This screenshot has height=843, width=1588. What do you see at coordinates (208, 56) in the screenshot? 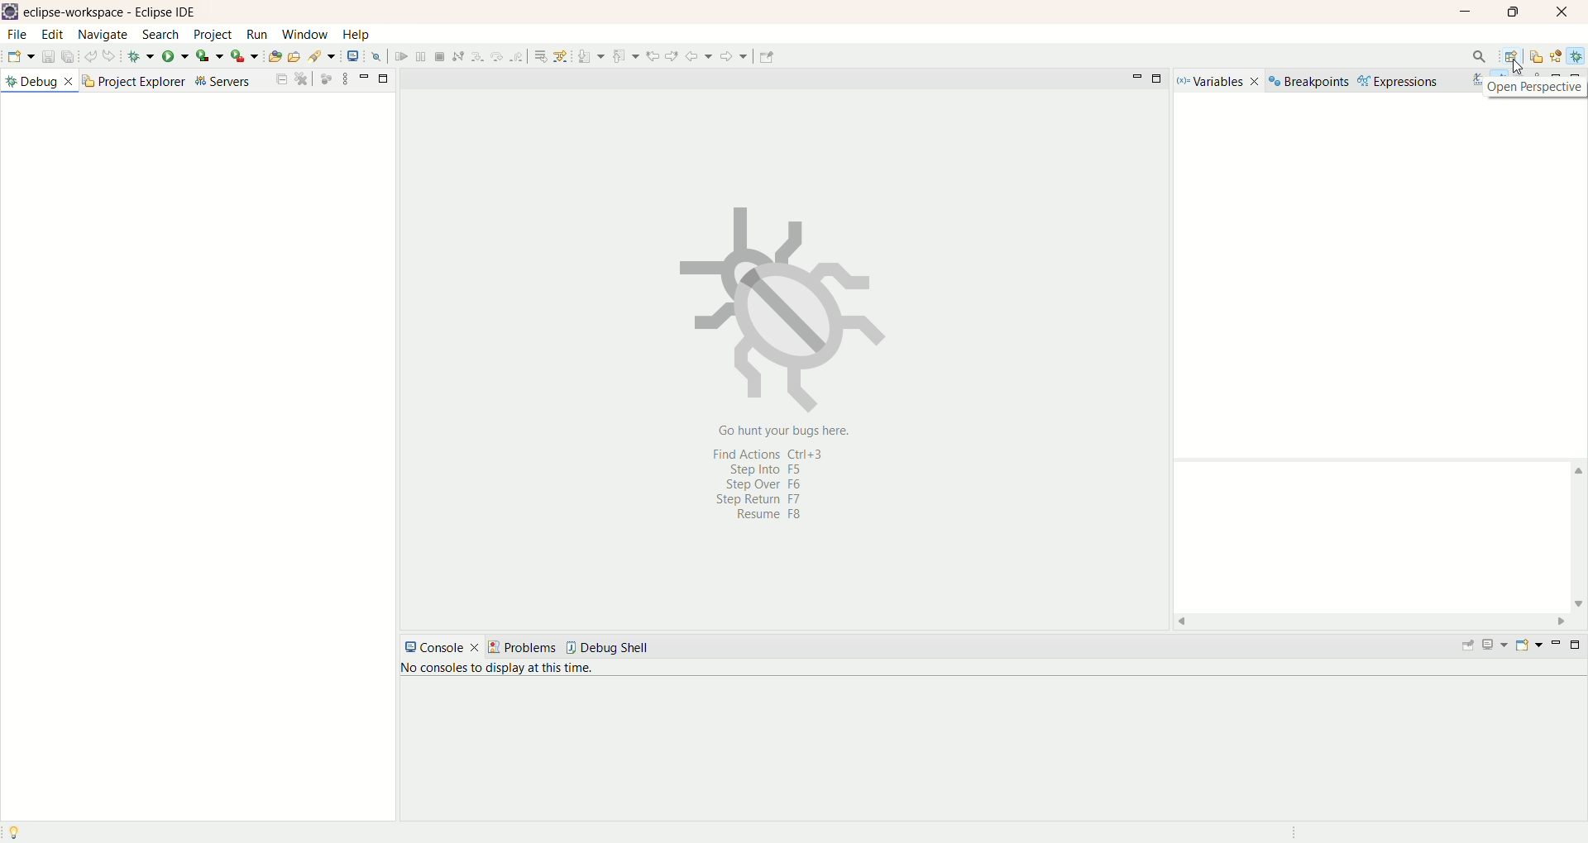
I see `coverage` at bounding box center [208, 56].